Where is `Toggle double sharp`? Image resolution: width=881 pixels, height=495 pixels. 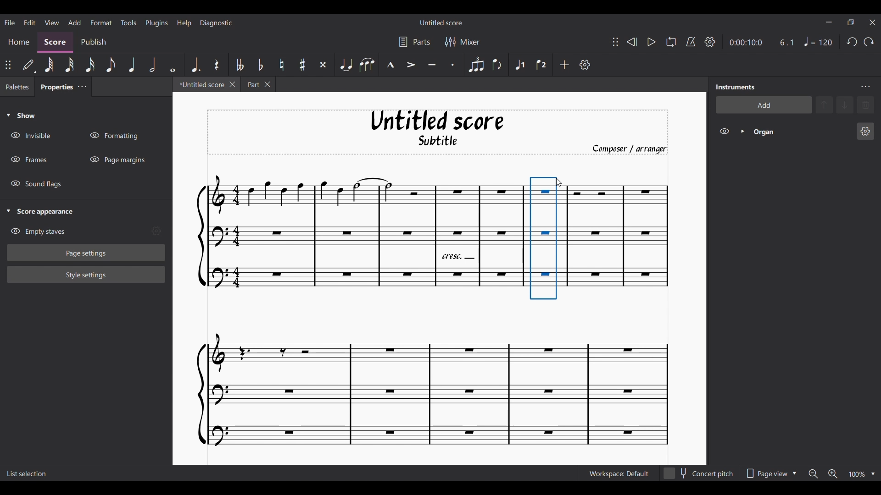 Toggle double sharp is located at coordinates (322, 65).